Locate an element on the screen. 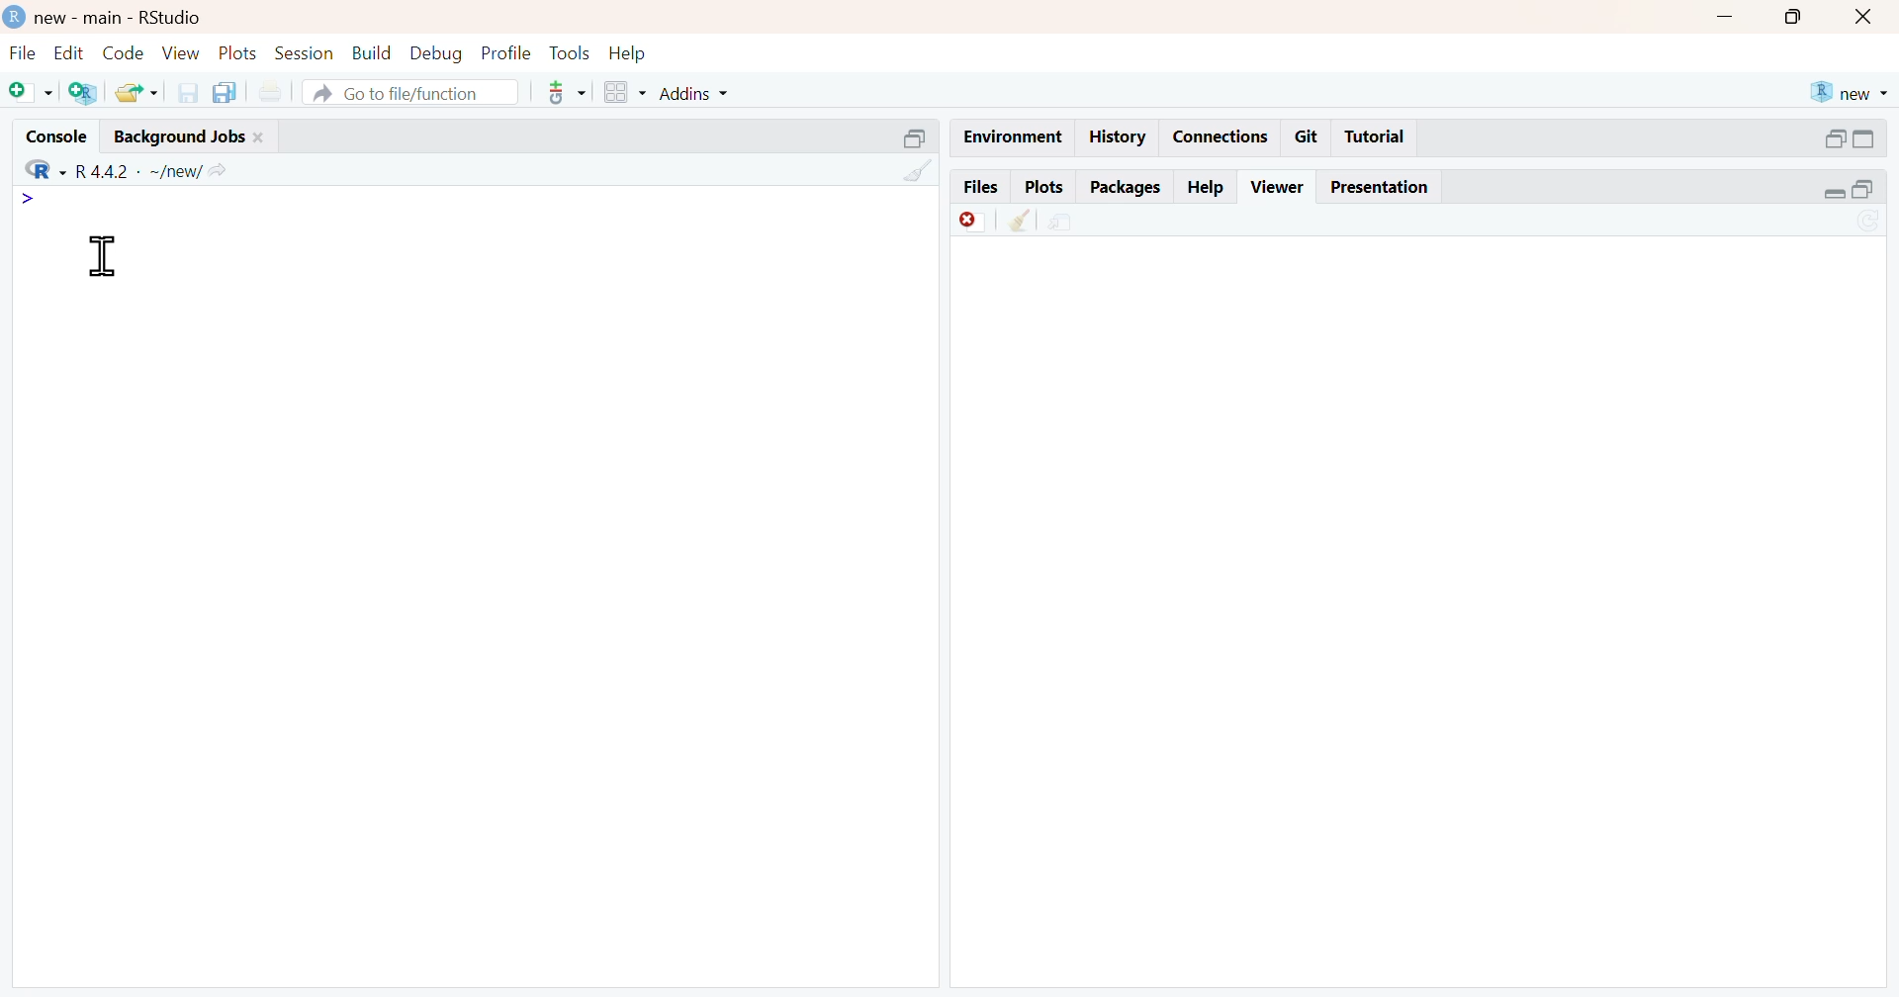 The height and width of the screenshot is (997, 1899). new script is located at coordinates (31, 93).